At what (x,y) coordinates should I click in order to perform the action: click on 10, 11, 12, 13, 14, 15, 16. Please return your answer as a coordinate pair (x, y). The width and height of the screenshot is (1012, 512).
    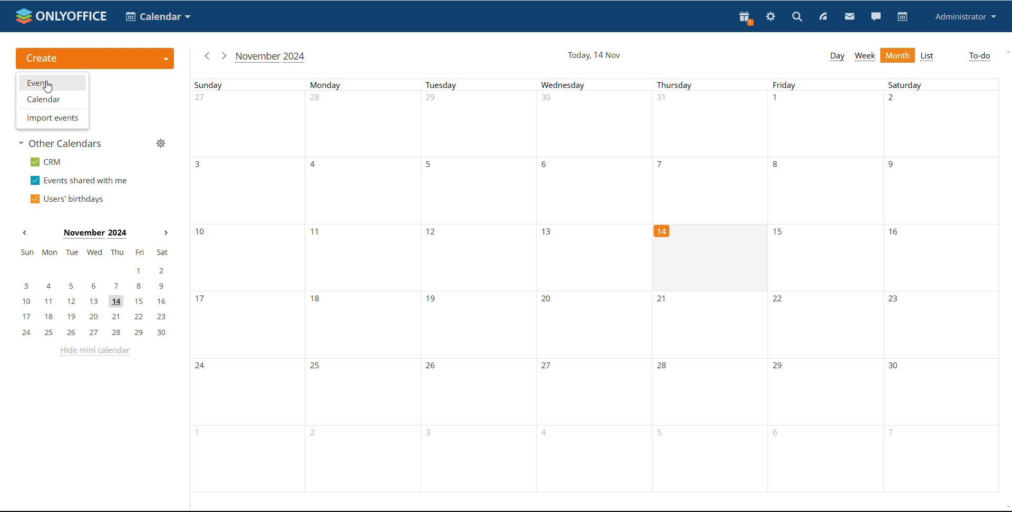
    Looking at the image, I should click on (96, 302).